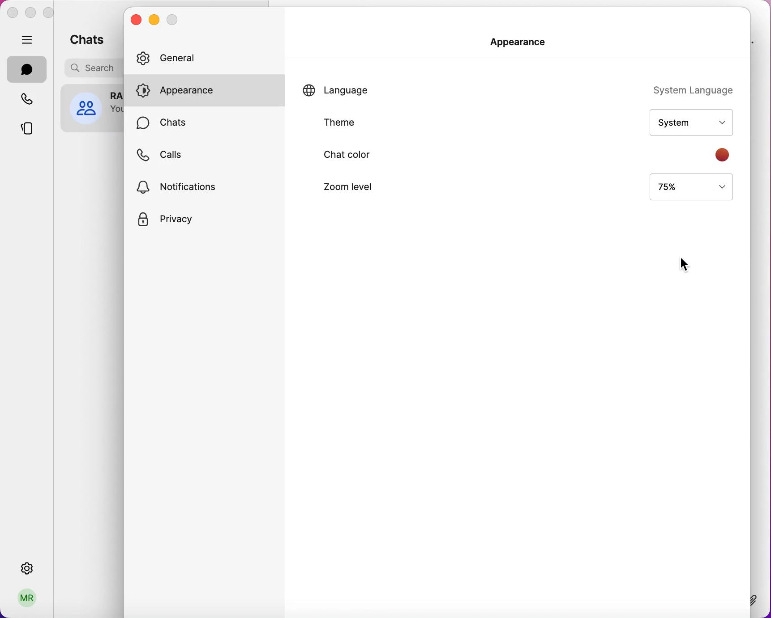 This screenshot has width=771, height=618. Describe the element at coordinates (360, 88) in the screenshot. I see `language` at that location.